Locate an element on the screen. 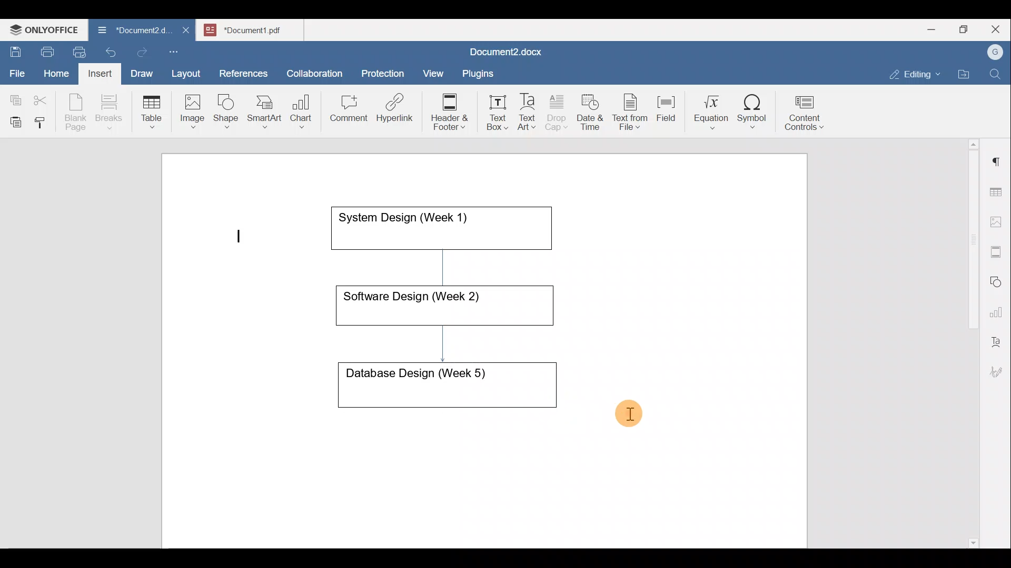  Text Art is located at coordinates (528, 112).